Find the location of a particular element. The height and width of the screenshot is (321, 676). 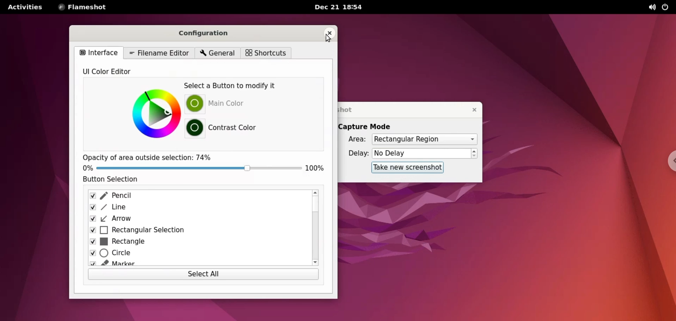

marker checkbox is located at coordinates (197, 264).